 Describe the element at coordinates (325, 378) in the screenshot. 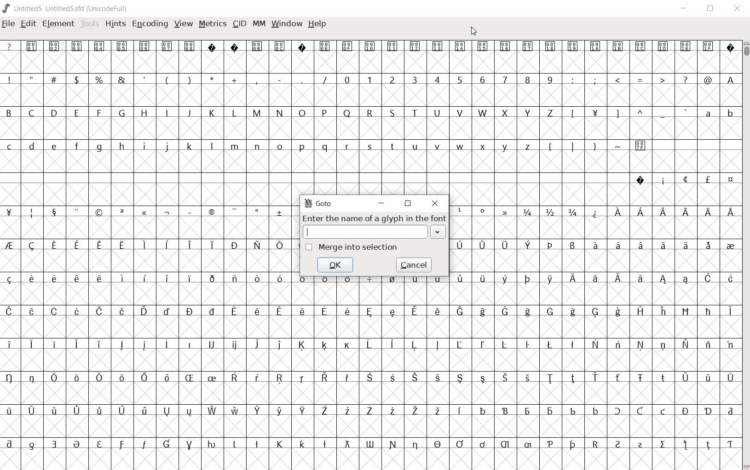

I see `Symbol` at that location.